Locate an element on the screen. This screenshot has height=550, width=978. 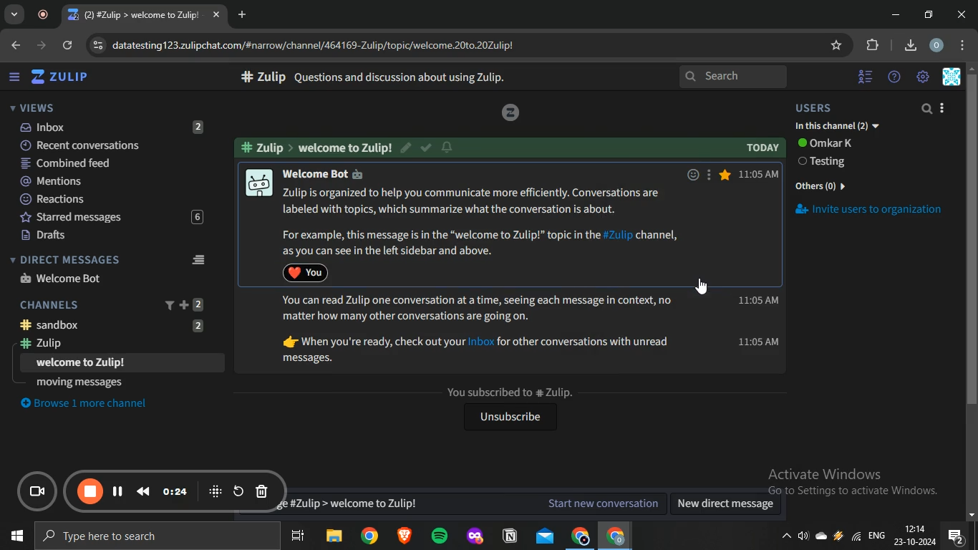
combined feed is located at coordinates (111, 164).